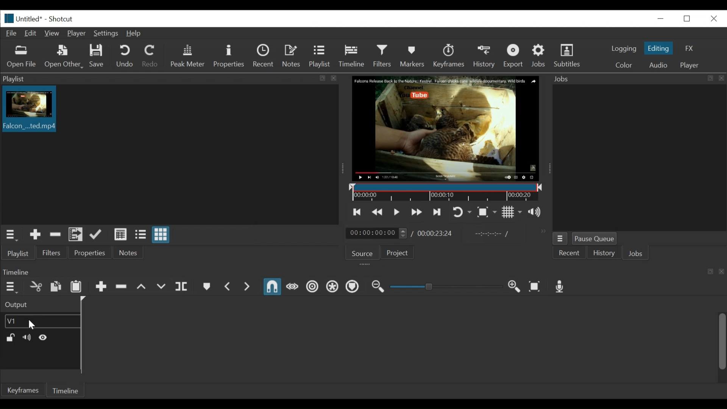 The width and height of the screenshot is (727, 409). What do you see at coordinates (377, 287) in the screenshot?
I see `Zoom timeline out` at bounding box center [377, 287].